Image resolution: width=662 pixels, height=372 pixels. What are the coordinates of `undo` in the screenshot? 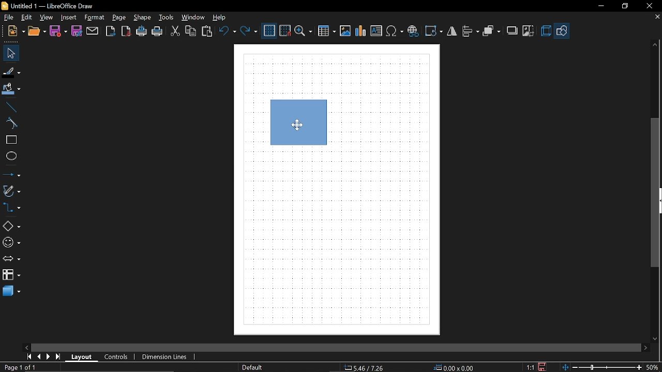 It's located at (227, 31).